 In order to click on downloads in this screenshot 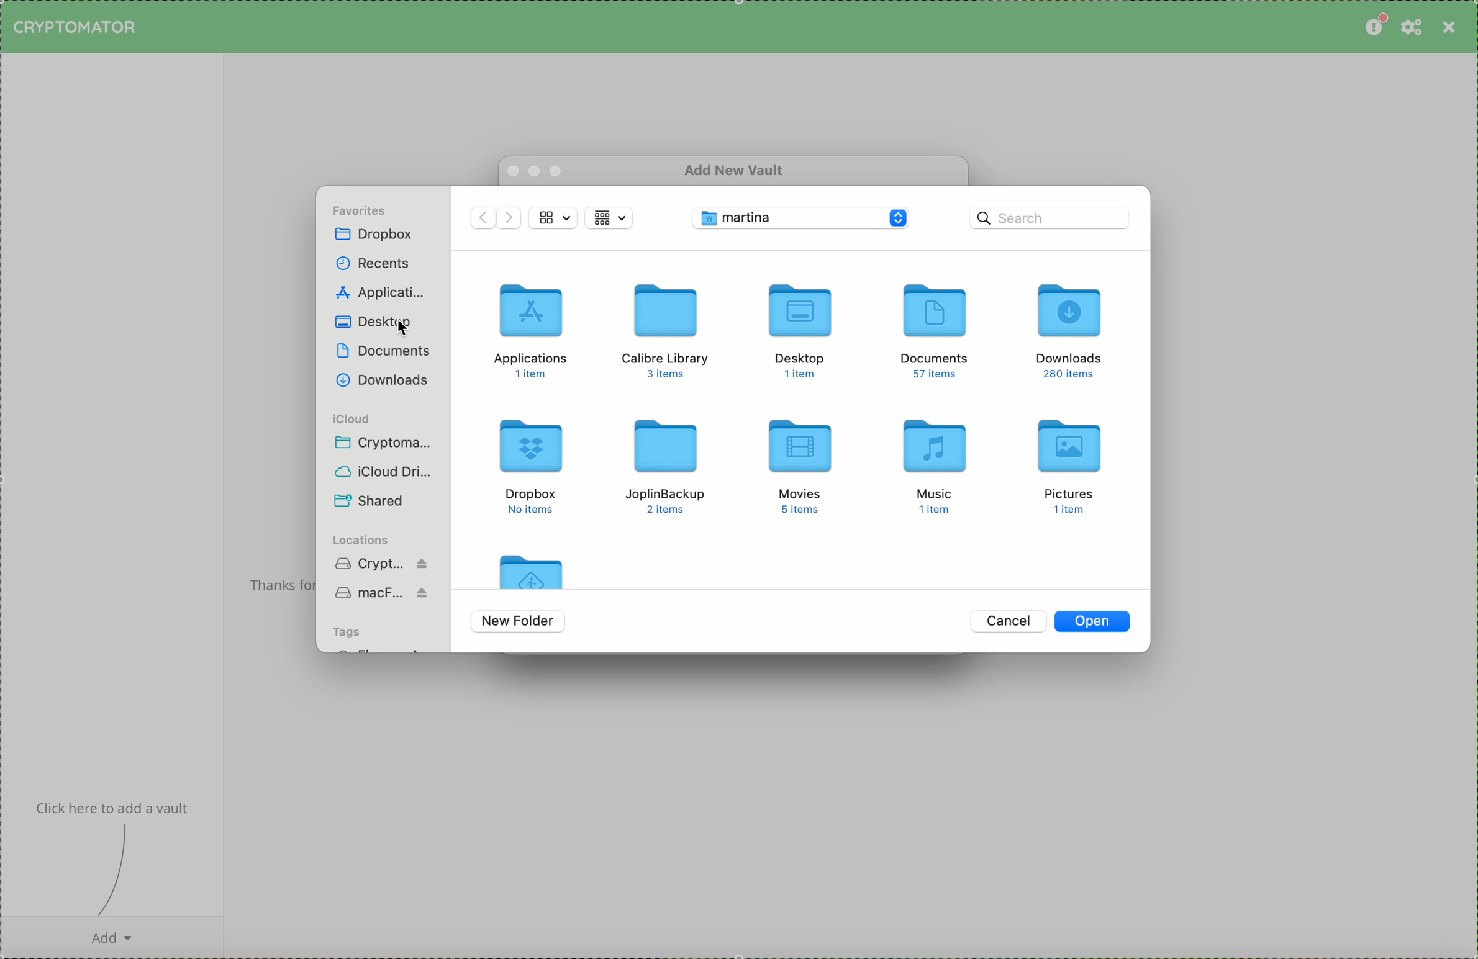, I will do `click(1071, 331)`.